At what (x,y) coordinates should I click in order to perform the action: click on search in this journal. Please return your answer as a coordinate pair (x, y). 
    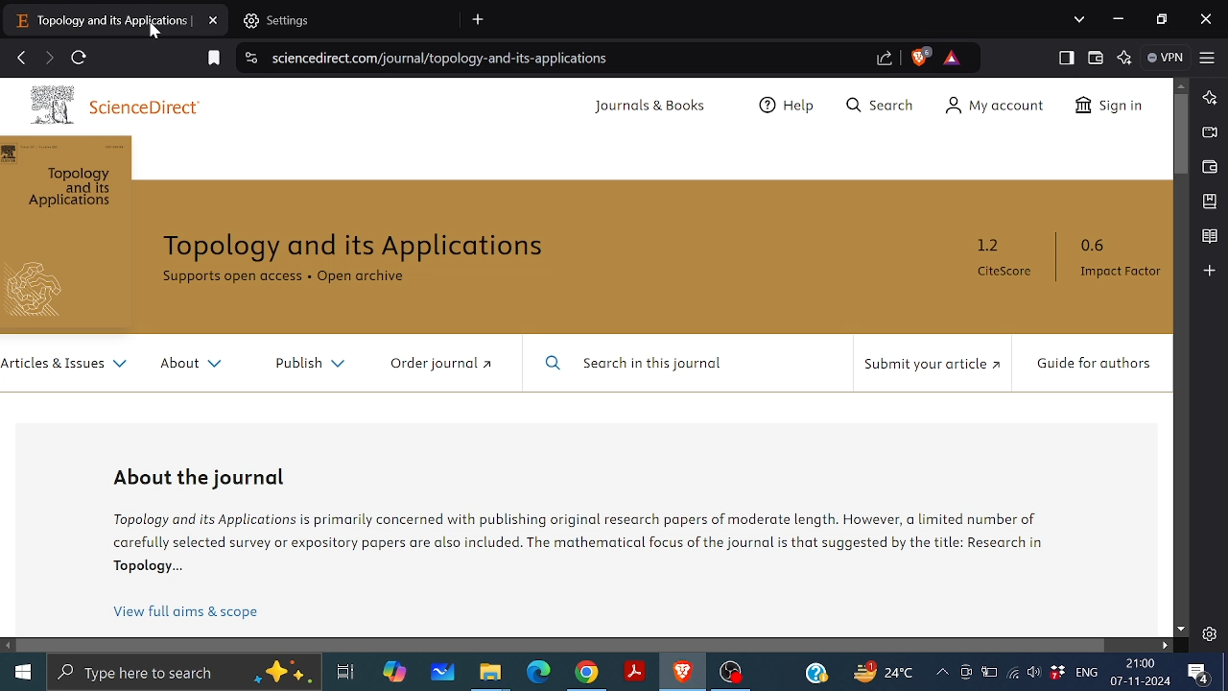
    Looking at the image, I should click on (661, 364).